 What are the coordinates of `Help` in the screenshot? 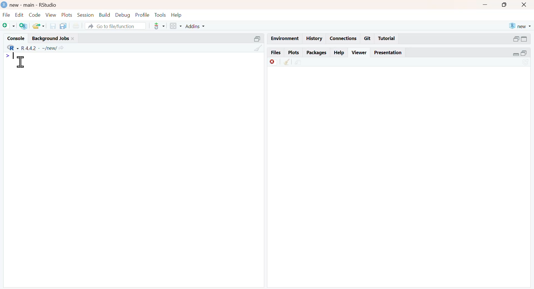 It's located at (338, 53).